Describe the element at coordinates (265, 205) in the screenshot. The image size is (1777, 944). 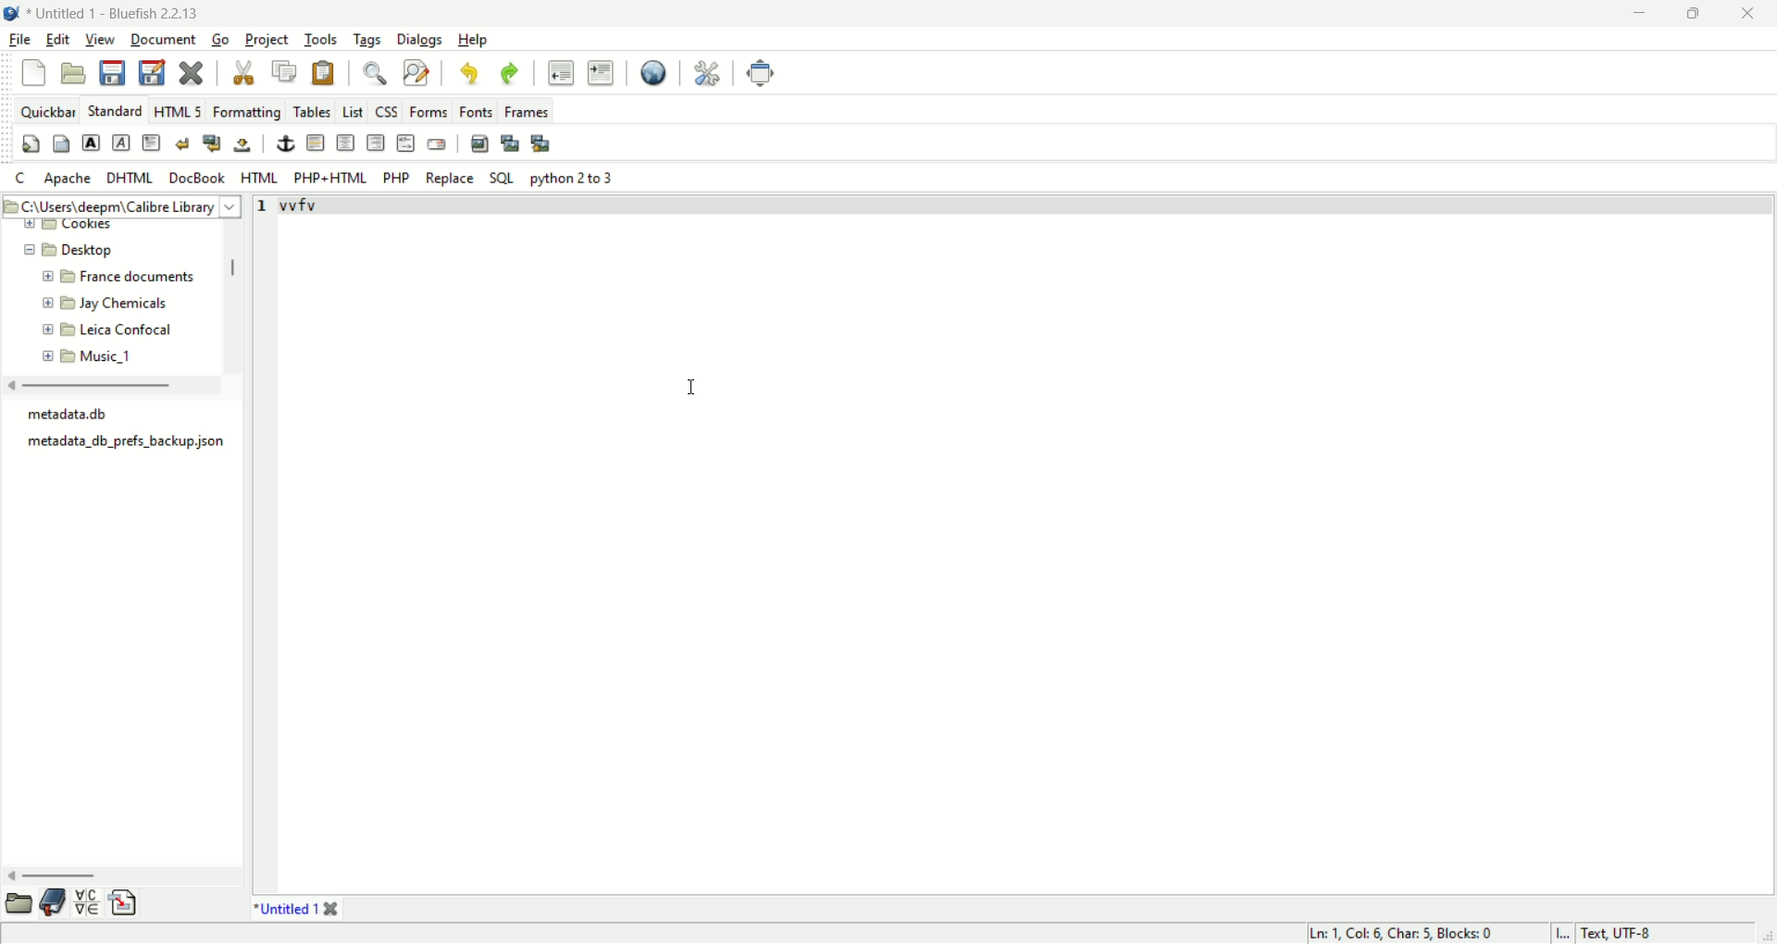
I see `line number` at that location.